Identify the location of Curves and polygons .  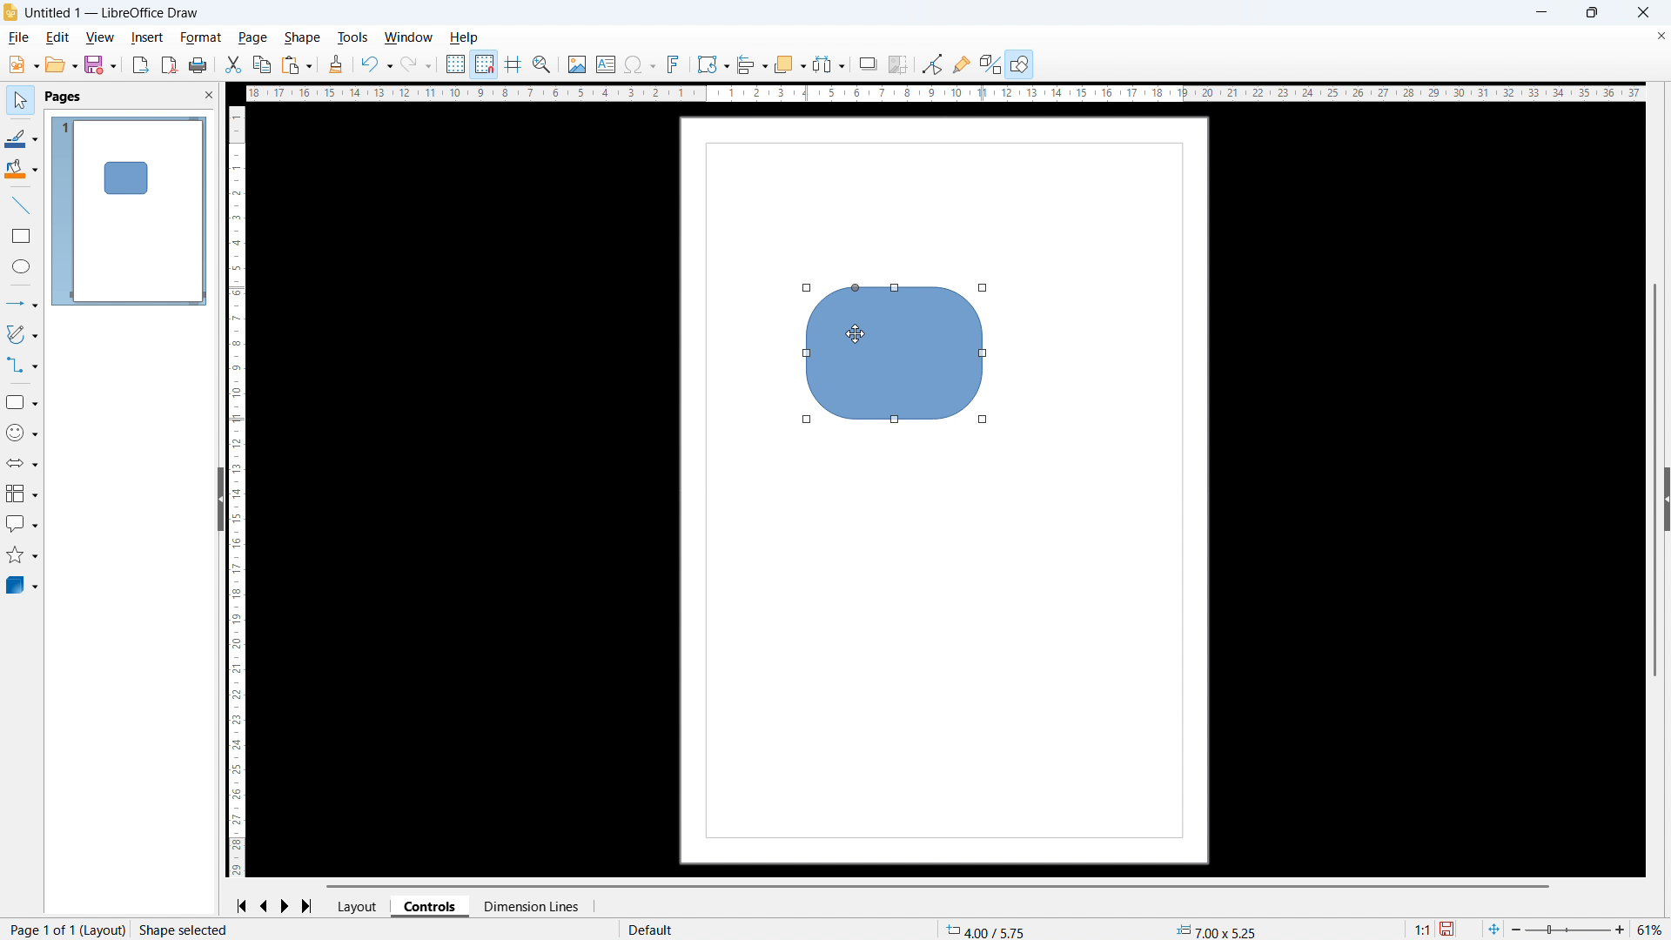
(22, 334).